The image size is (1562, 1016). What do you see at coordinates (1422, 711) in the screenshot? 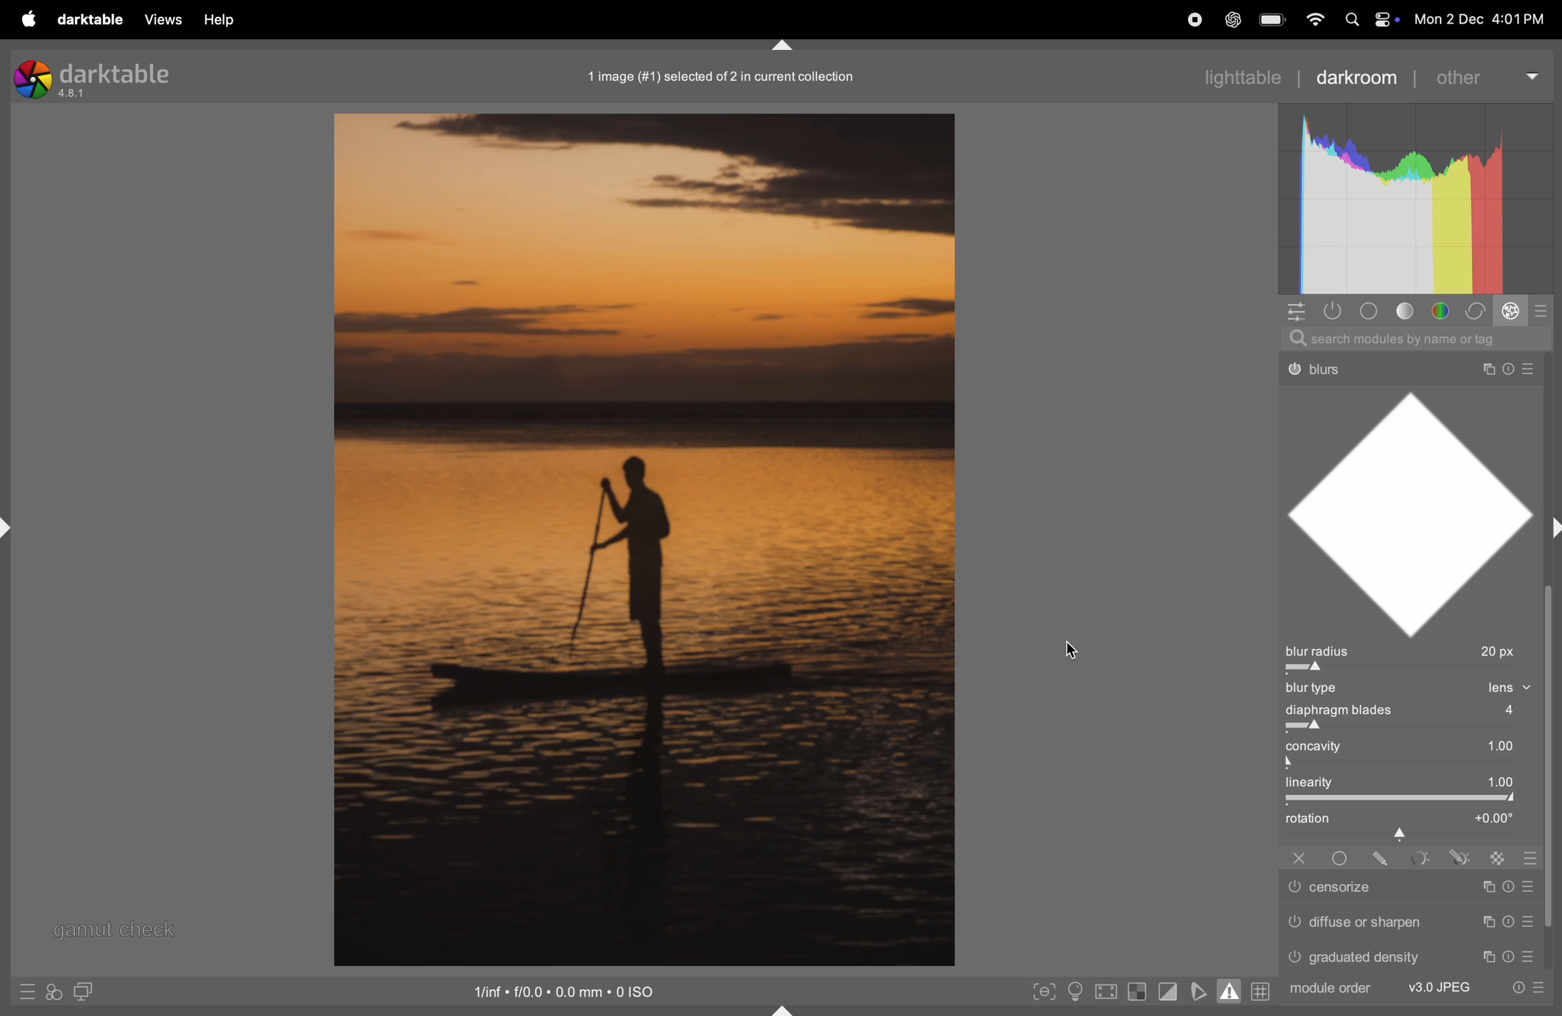
I see `displaying blades` at bounding box center [1422, 711].